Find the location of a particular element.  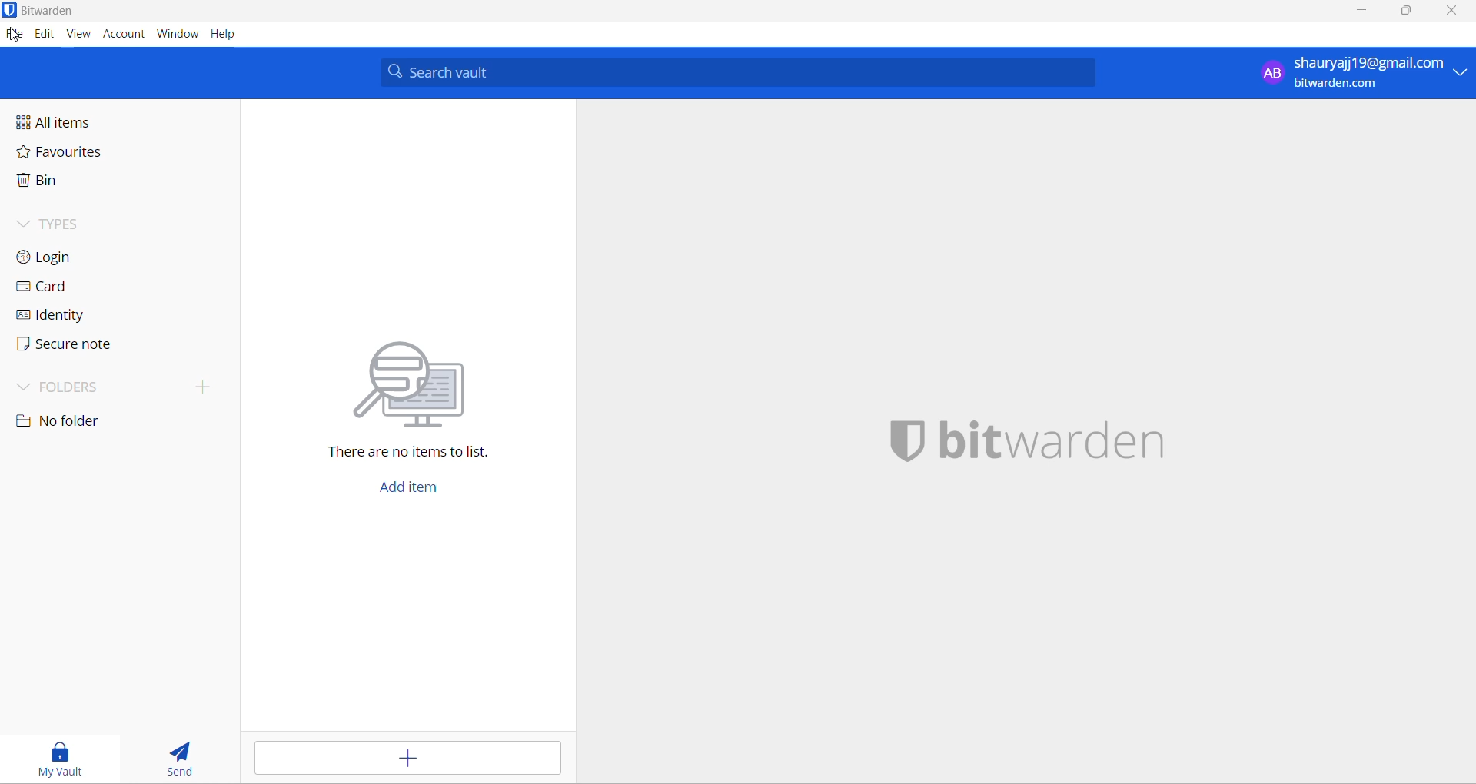

edit is located at coordinates (42, 38).